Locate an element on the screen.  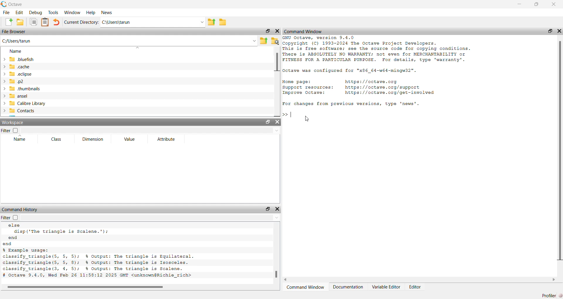
filter is located at coordinates (12, 218).